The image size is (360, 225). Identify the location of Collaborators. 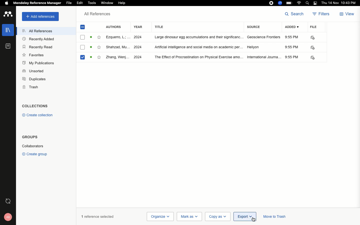
(32, 146).